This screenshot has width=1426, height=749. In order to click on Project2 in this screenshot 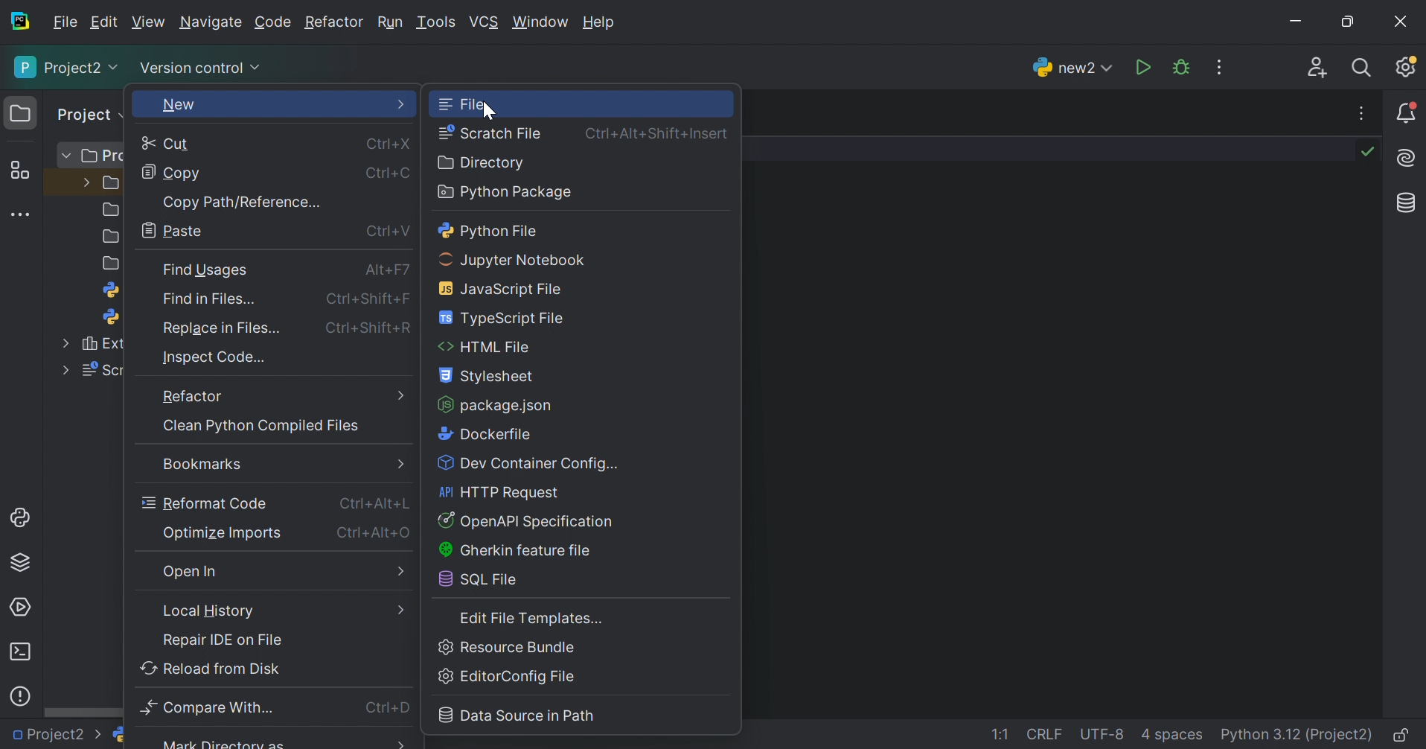, I will do `click(66, 68)`.